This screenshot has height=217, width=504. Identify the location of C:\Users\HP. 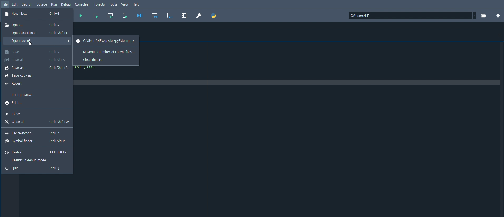
(411, 16).